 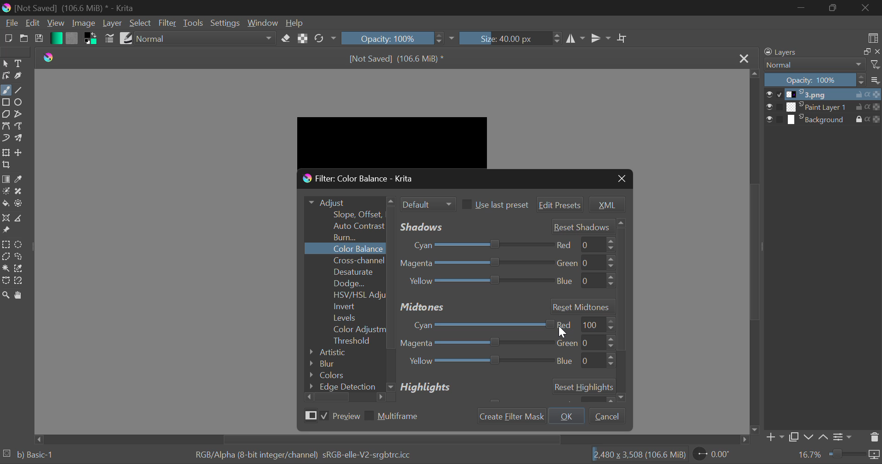 What do you see at coordinates (39, 456) in the screenshot?
I see `b) Basic 1` at bounding box center [39, 456].